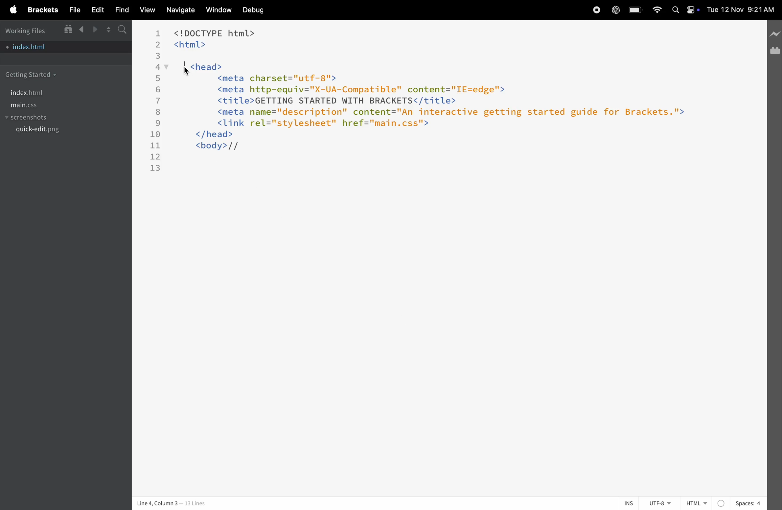  I want to click on view, so click(145, 10).